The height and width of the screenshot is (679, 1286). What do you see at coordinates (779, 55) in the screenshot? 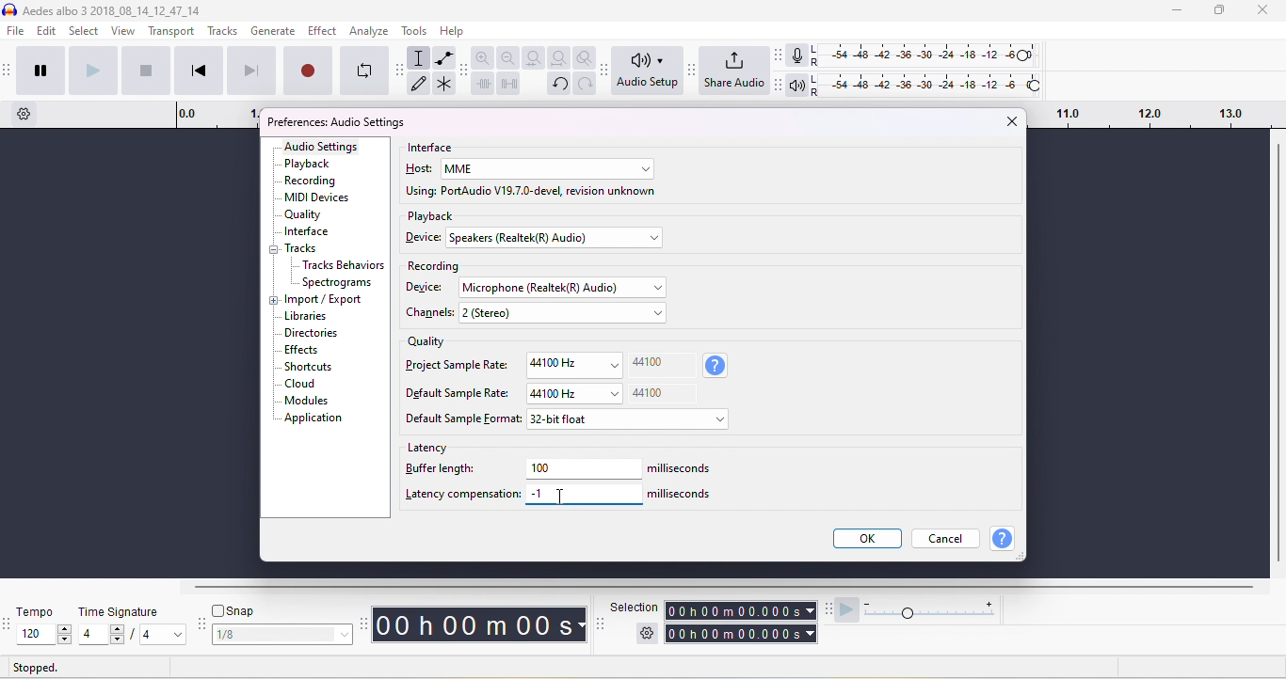
I see `audacity audio meter toolbar` at bounding box center [779, 55].